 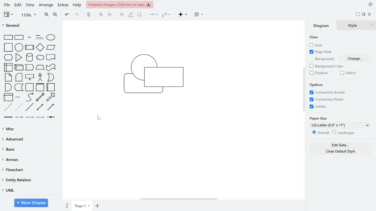 I want to click on actor, so click(x=40, y=77).